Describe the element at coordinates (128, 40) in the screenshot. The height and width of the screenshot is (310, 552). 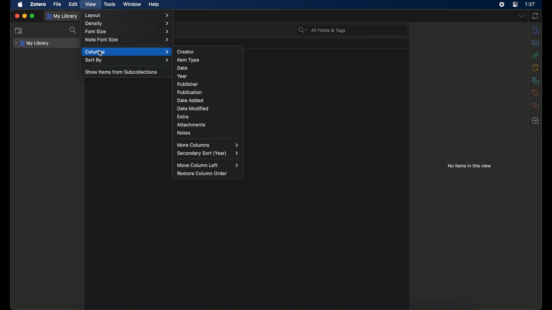
I see `note font size` at that location.